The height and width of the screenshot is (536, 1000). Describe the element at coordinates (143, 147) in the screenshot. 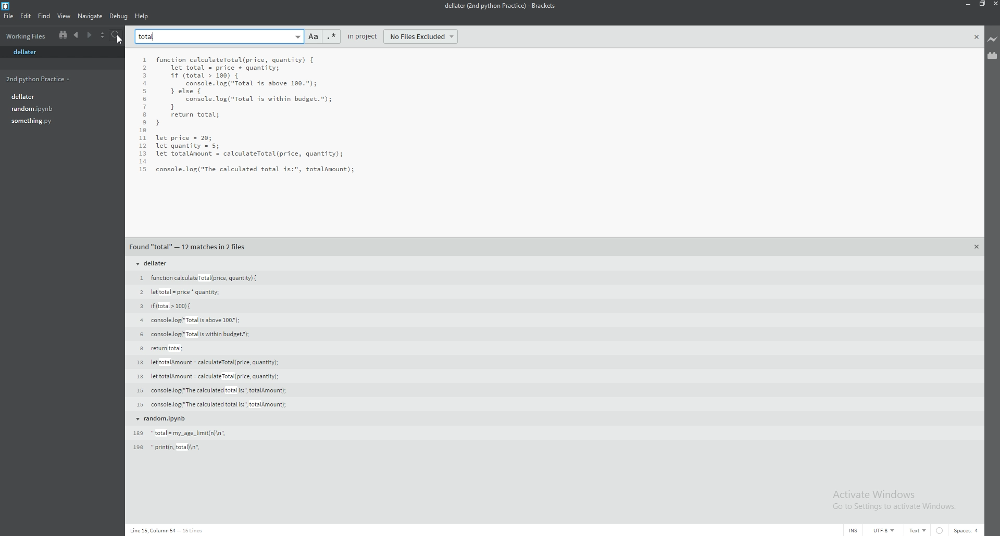

I see `12` at that location.